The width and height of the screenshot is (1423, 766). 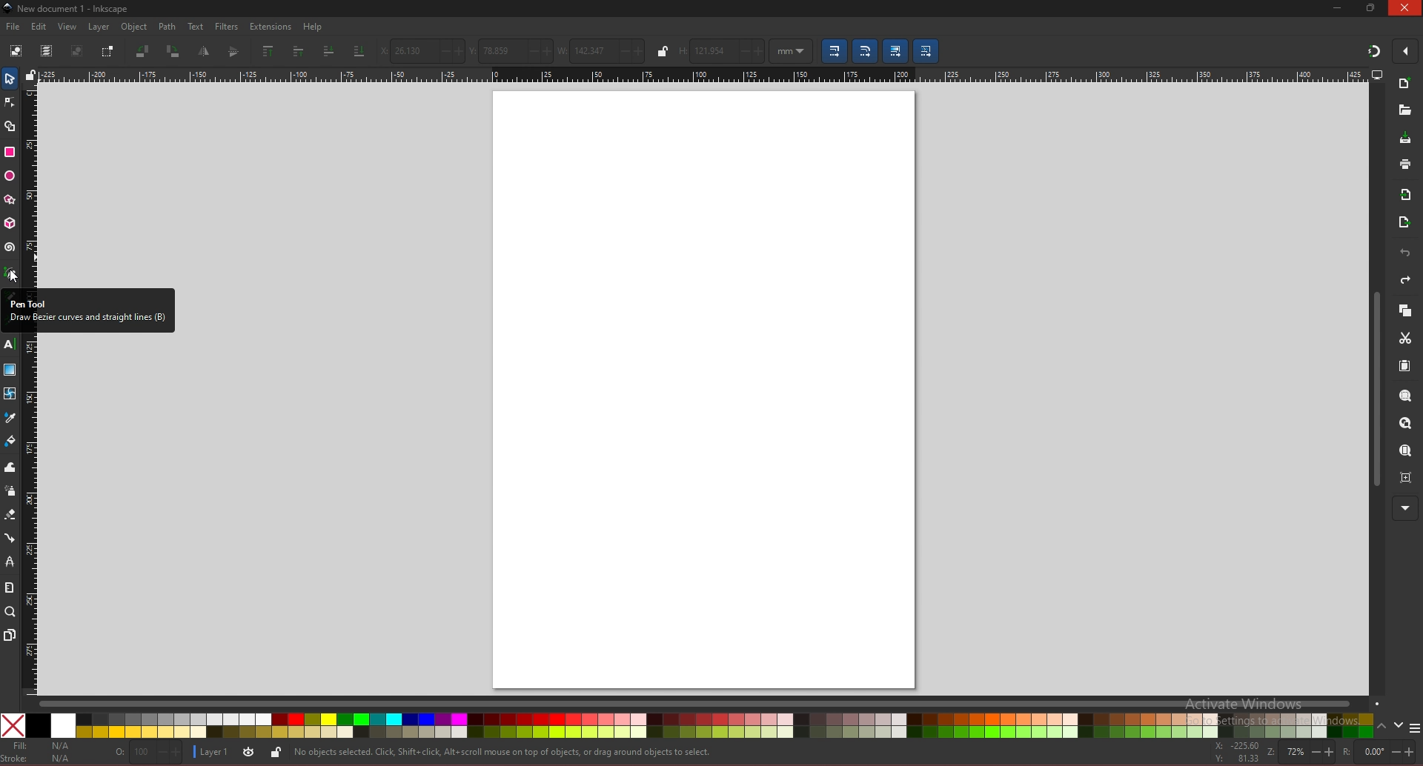 What do you see at coordinates (1404, 452) in the screenshot?
I see `zoom page` at bounding box center [1404, 452].